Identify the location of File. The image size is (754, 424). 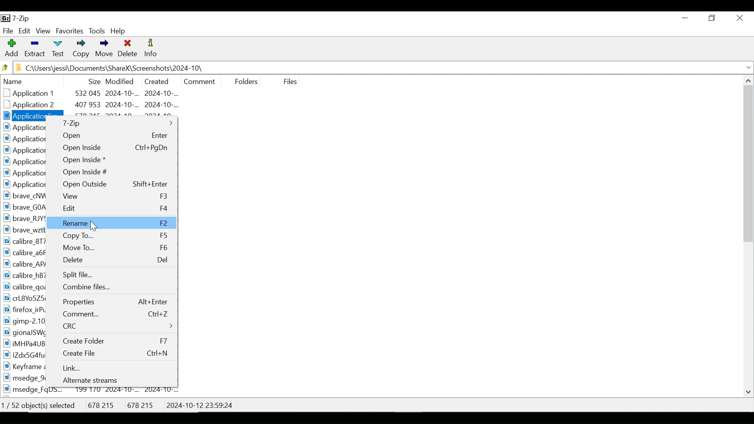
(8, 30).